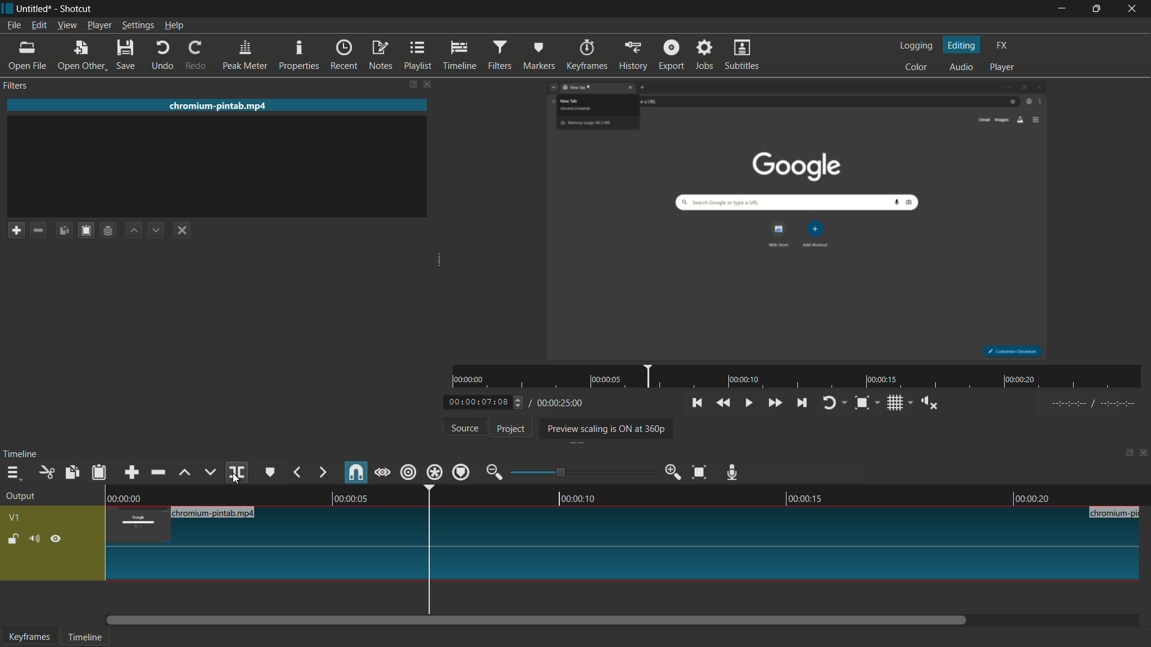 The width and height of the screenshot is (1151, 647). Describe the element at coordinates (348, 497) in the screenshot. I see `0.05` at that location.